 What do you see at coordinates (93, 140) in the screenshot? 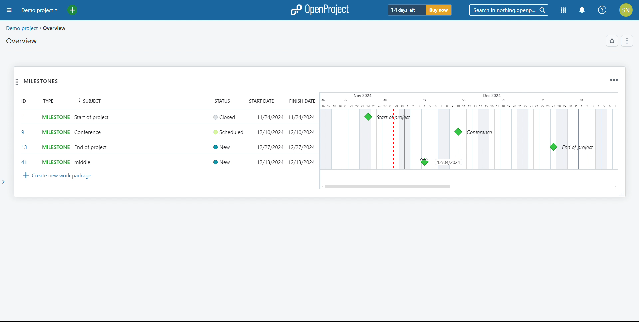
I see `add subject` at bounding box center [93, 140].